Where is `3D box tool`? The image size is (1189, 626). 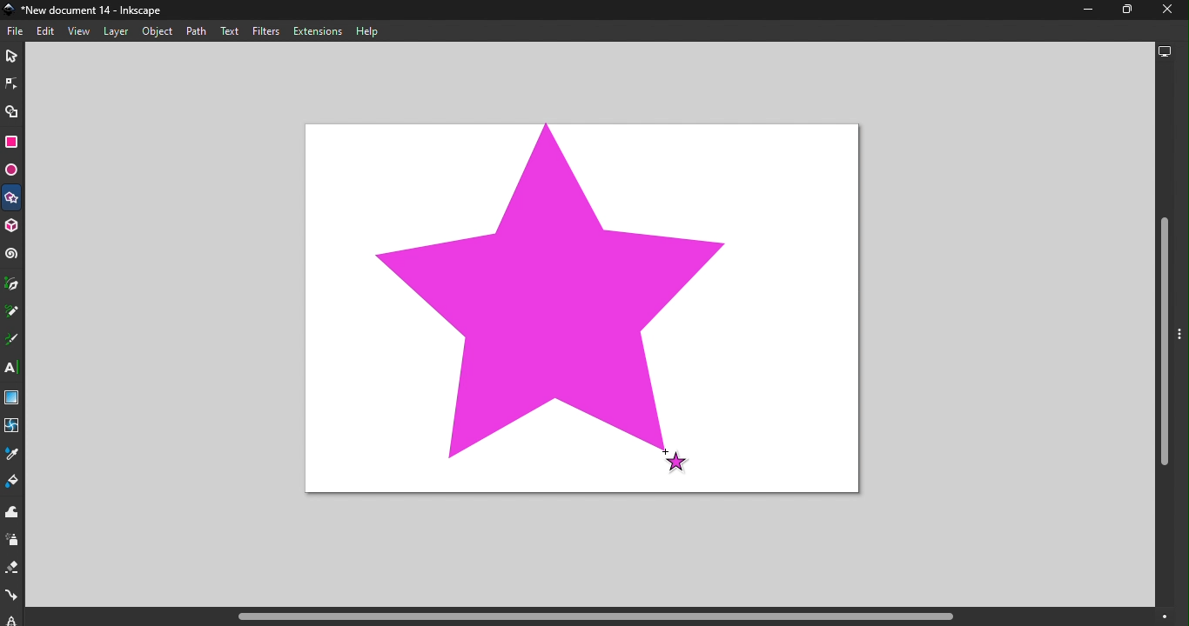
3D box tool is located at coordinates (13, 228).